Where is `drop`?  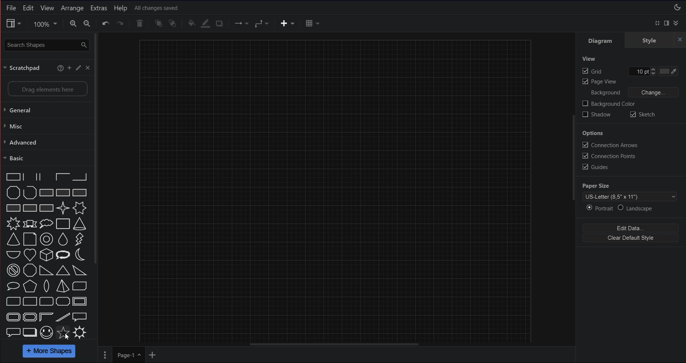 drop is located at coordinates (63, 239).